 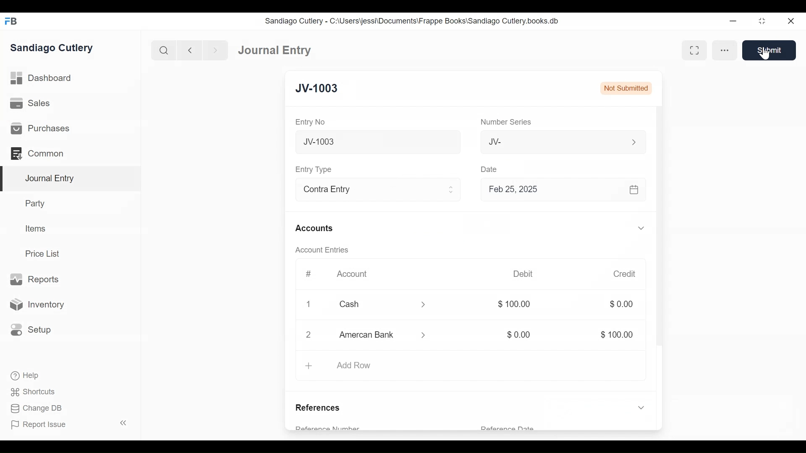 What do you see at coordinates (38, 153) in the screenshot?
I see `Common` at bounding box center [38, 153].